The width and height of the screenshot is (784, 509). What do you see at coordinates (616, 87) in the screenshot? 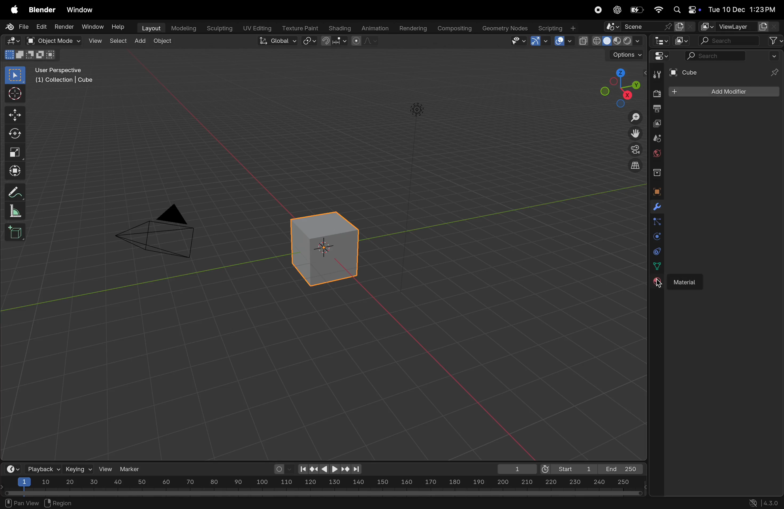
I see `view point` at bounding box center [616, 87].